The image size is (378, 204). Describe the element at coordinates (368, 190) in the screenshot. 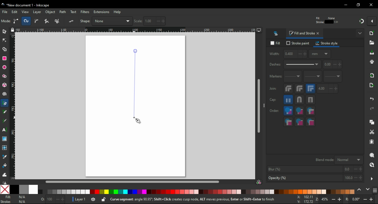

I see `next ` at that location.